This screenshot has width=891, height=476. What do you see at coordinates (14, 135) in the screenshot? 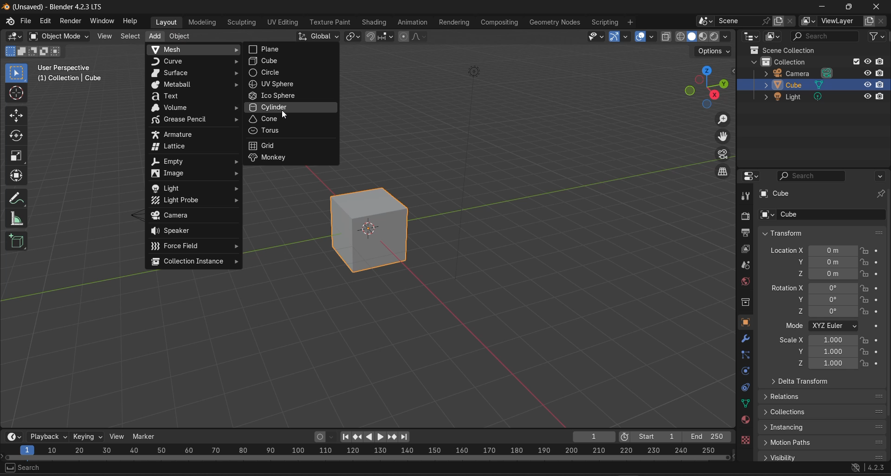
I see `rotate` at bounding box center [14, 135].